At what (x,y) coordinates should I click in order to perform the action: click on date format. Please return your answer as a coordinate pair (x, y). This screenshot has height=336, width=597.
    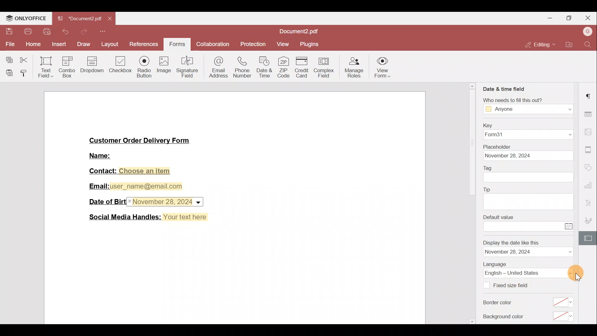
    Looking at the image, I should click on (529, 252).